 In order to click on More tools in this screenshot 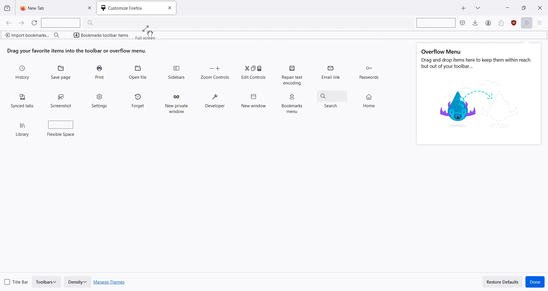, I will do `click(528, 23)`.